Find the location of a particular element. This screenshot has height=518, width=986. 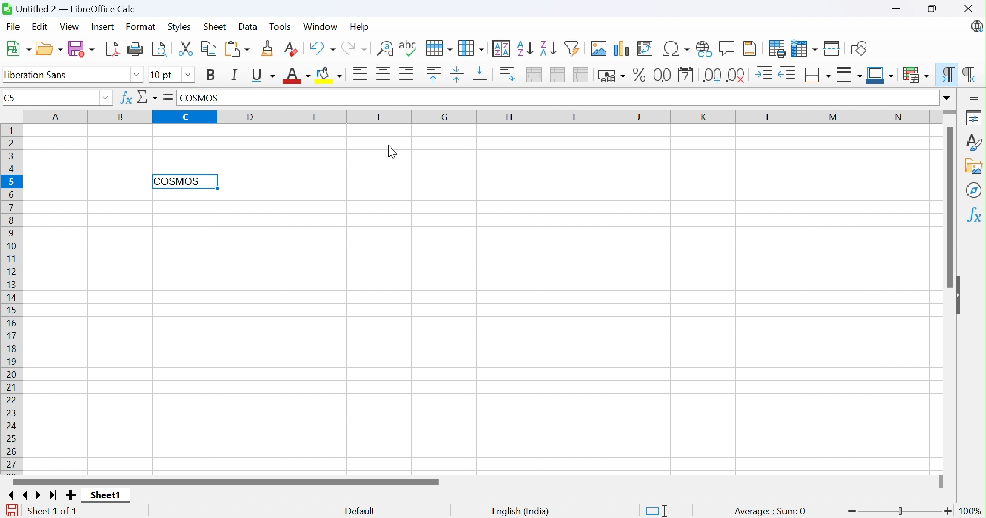

Font size is located at coordinates (164, 76).